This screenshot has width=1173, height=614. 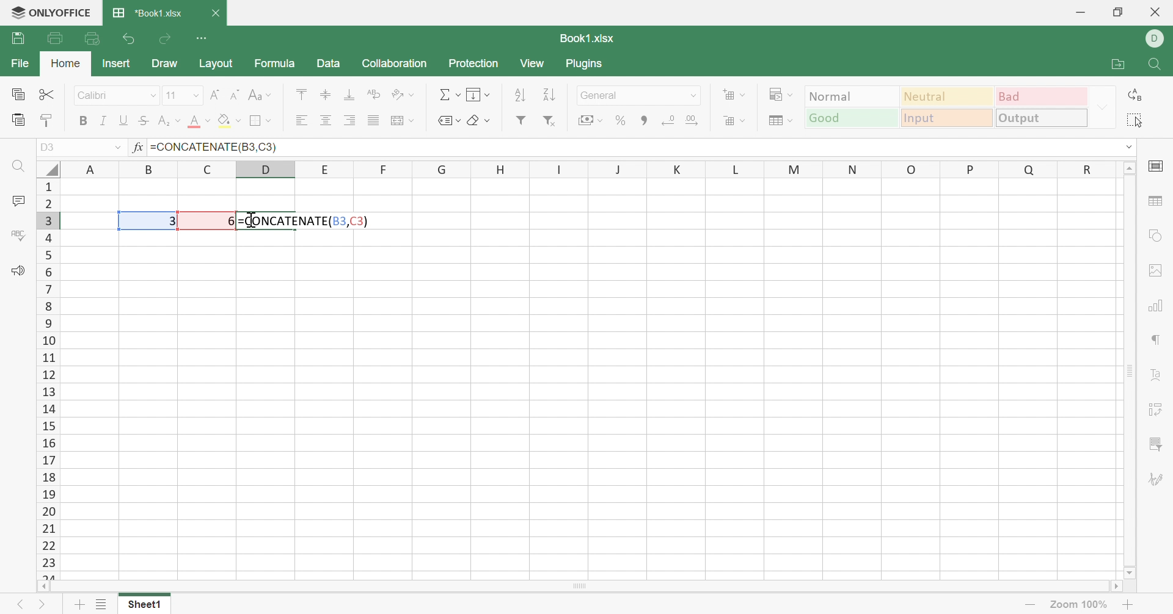 I want to click on Bold, so click(x=81, y=121).